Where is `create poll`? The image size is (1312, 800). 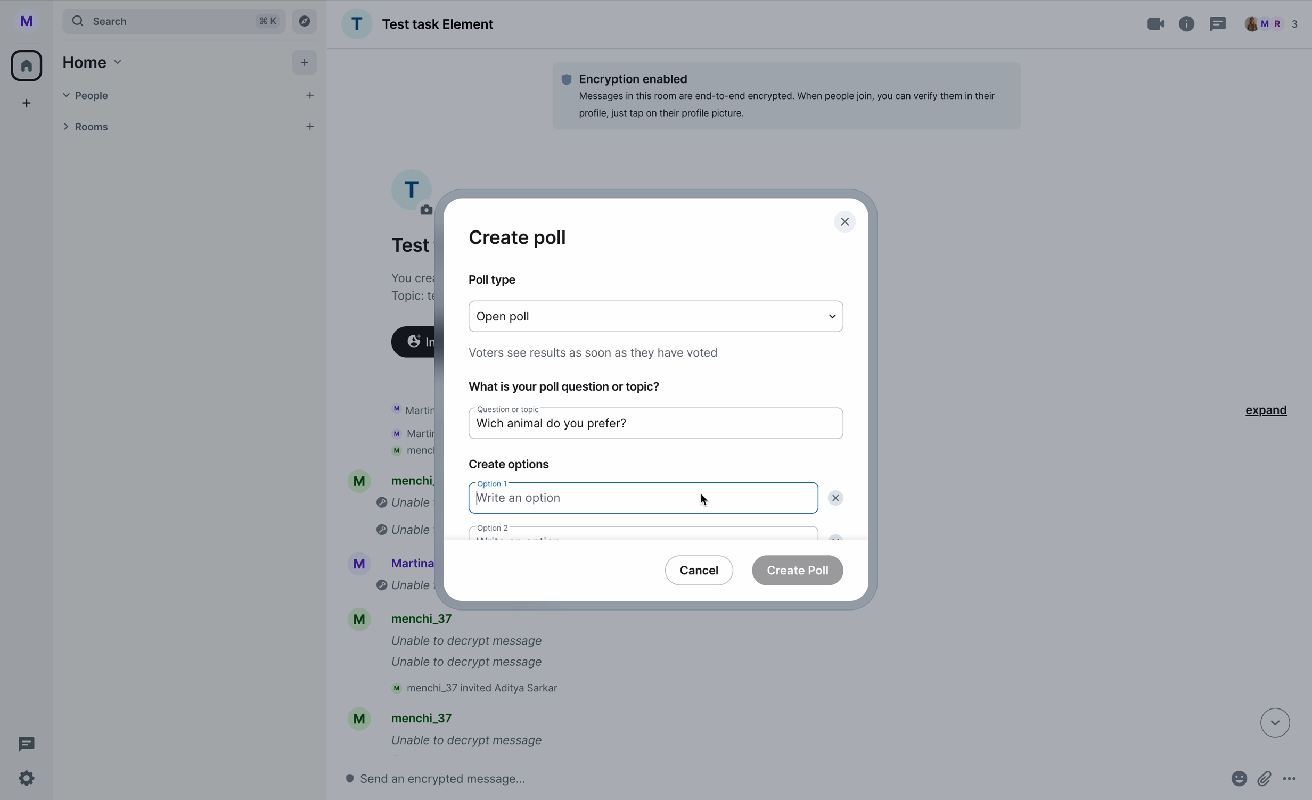
create poll is located at coordinates (518, 237).